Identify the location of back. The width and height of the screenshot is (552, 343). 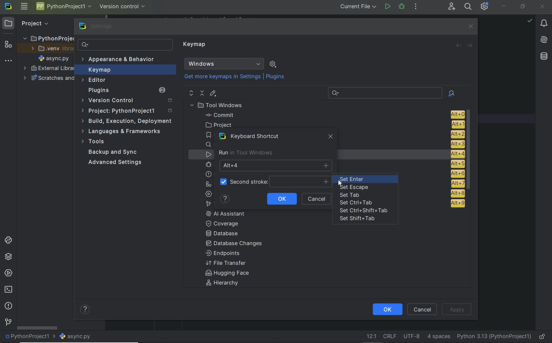
(459, 46).